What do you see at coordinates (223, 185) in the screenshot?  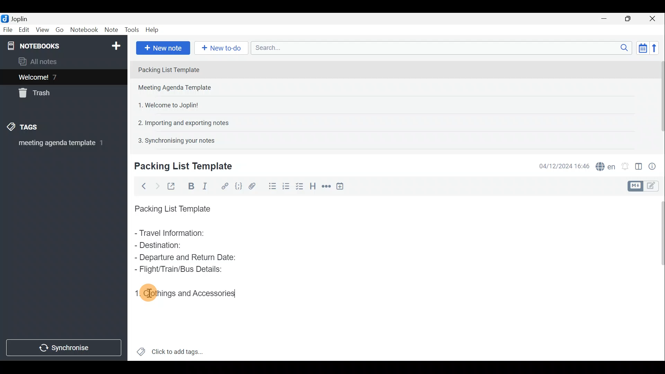 I see `Hyperlink` at bounding box center [223, 185].